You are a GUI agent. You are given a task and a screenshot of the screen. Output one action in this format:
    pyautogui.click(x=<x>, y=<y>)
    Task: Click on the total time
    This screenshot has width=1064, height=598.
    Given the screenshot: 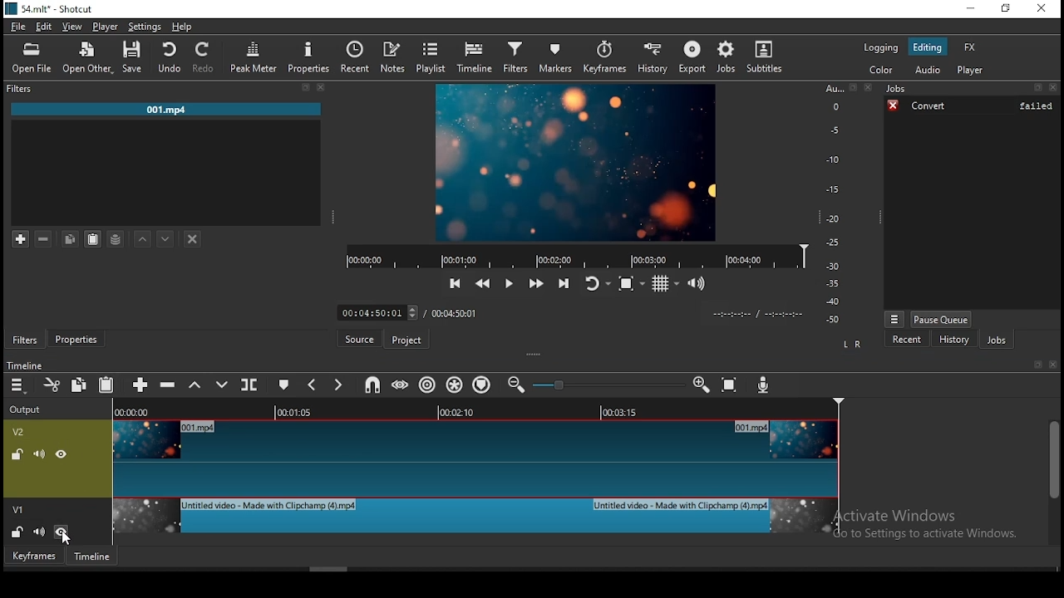 What is the action you would take?
    pyautogui.click(x=455, y=312)
    